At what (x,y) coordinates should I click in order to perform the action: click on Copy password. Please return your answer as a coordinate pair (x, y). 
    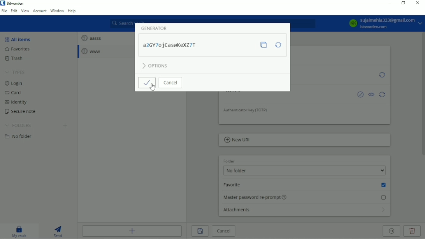
    Looking at the image, I should click on (264, 45).